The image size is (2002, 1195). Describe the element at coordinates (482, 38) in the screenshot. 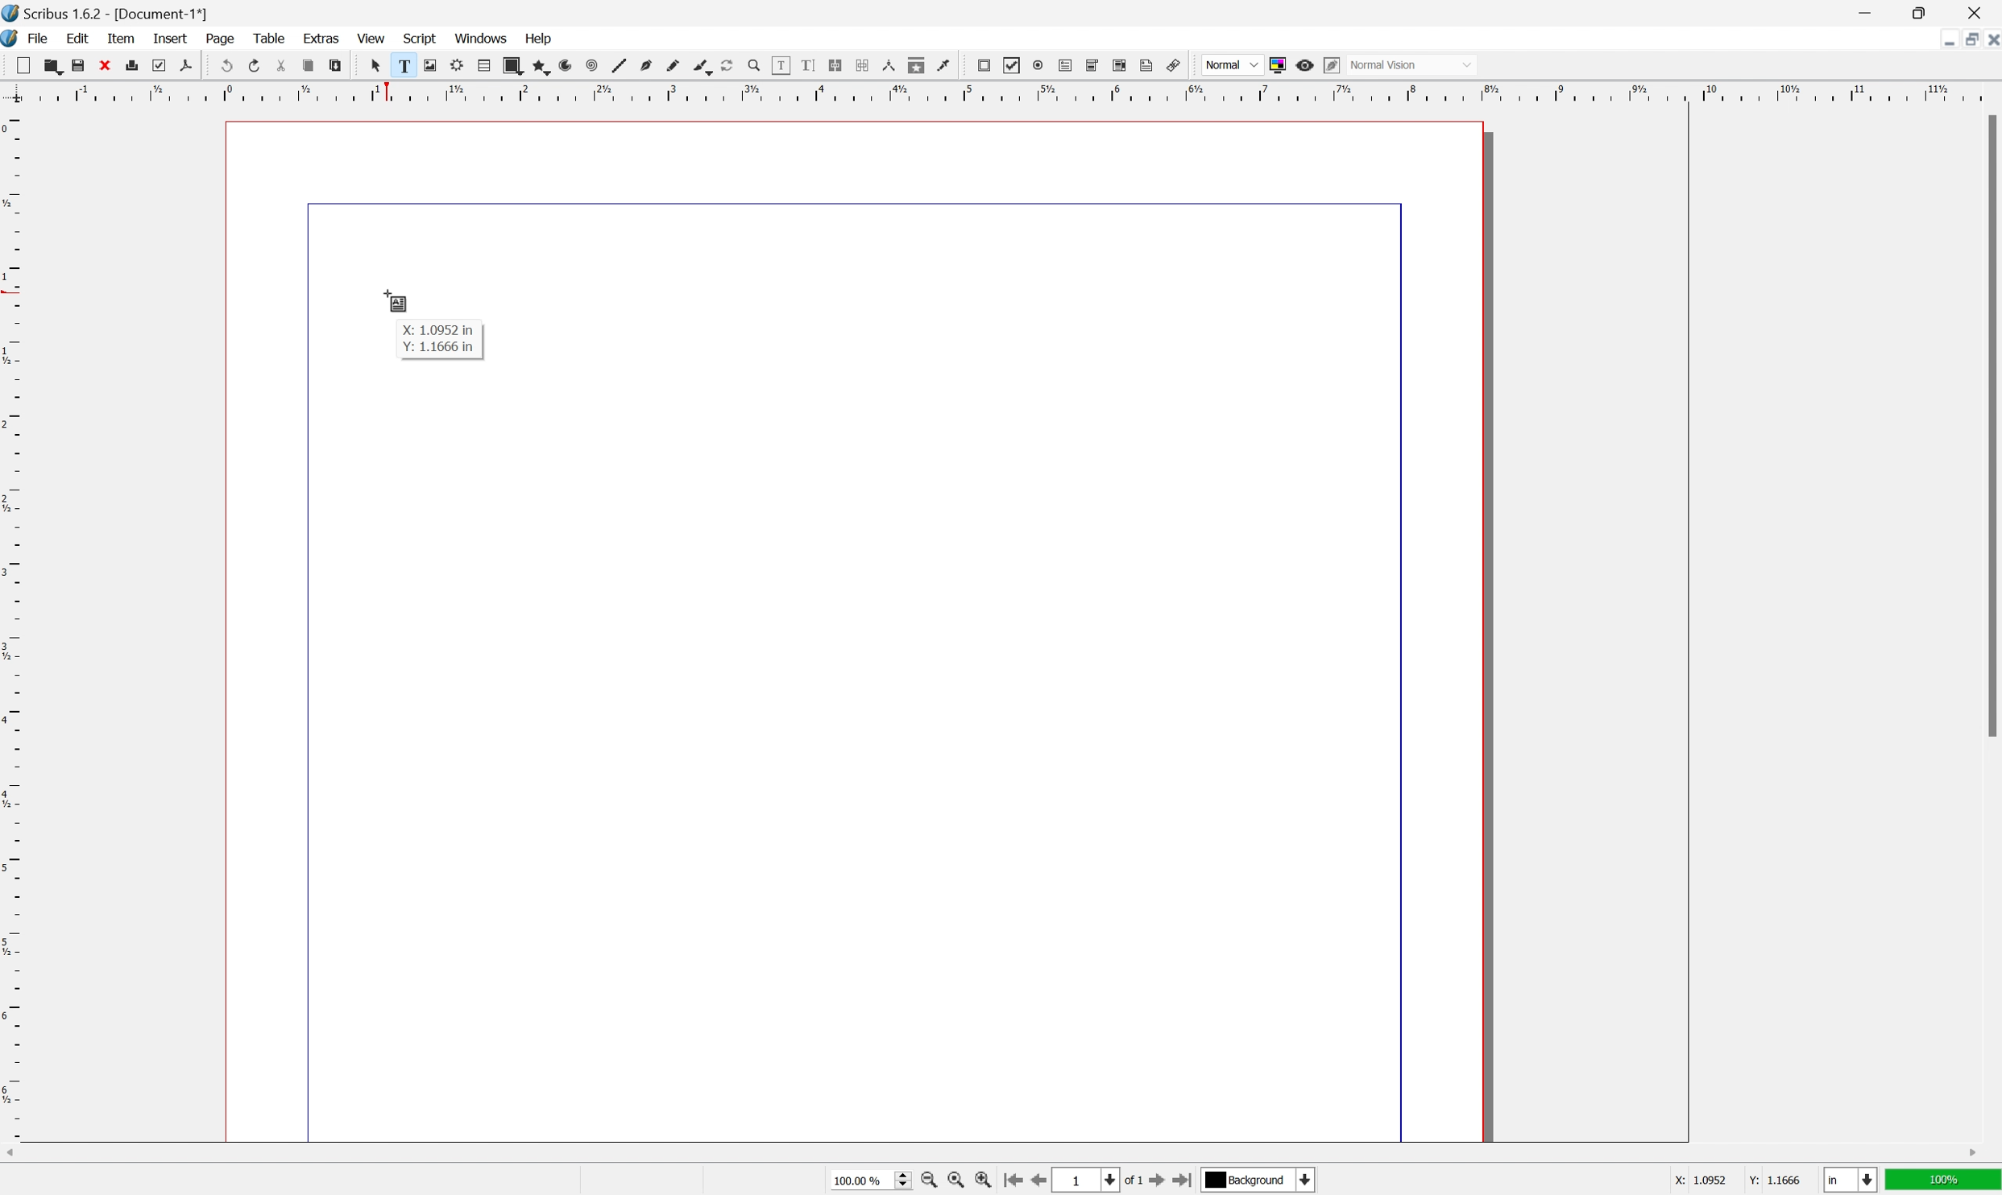

I see `windows` at that location.